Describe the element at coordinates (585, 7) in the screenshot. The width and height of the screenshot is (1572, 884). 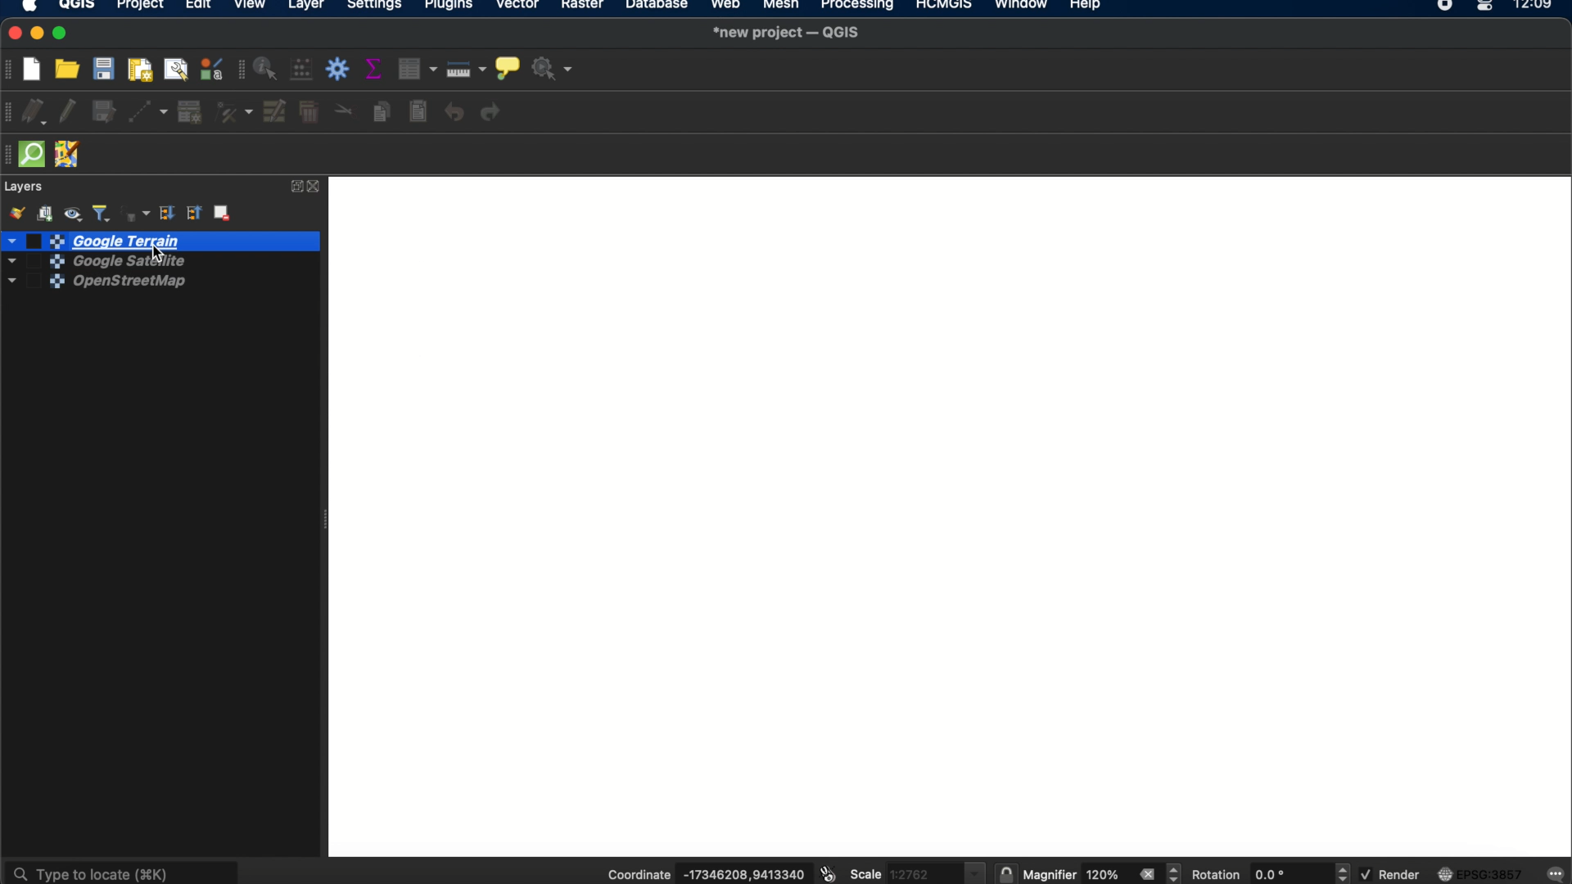
I see `raster` at that location.